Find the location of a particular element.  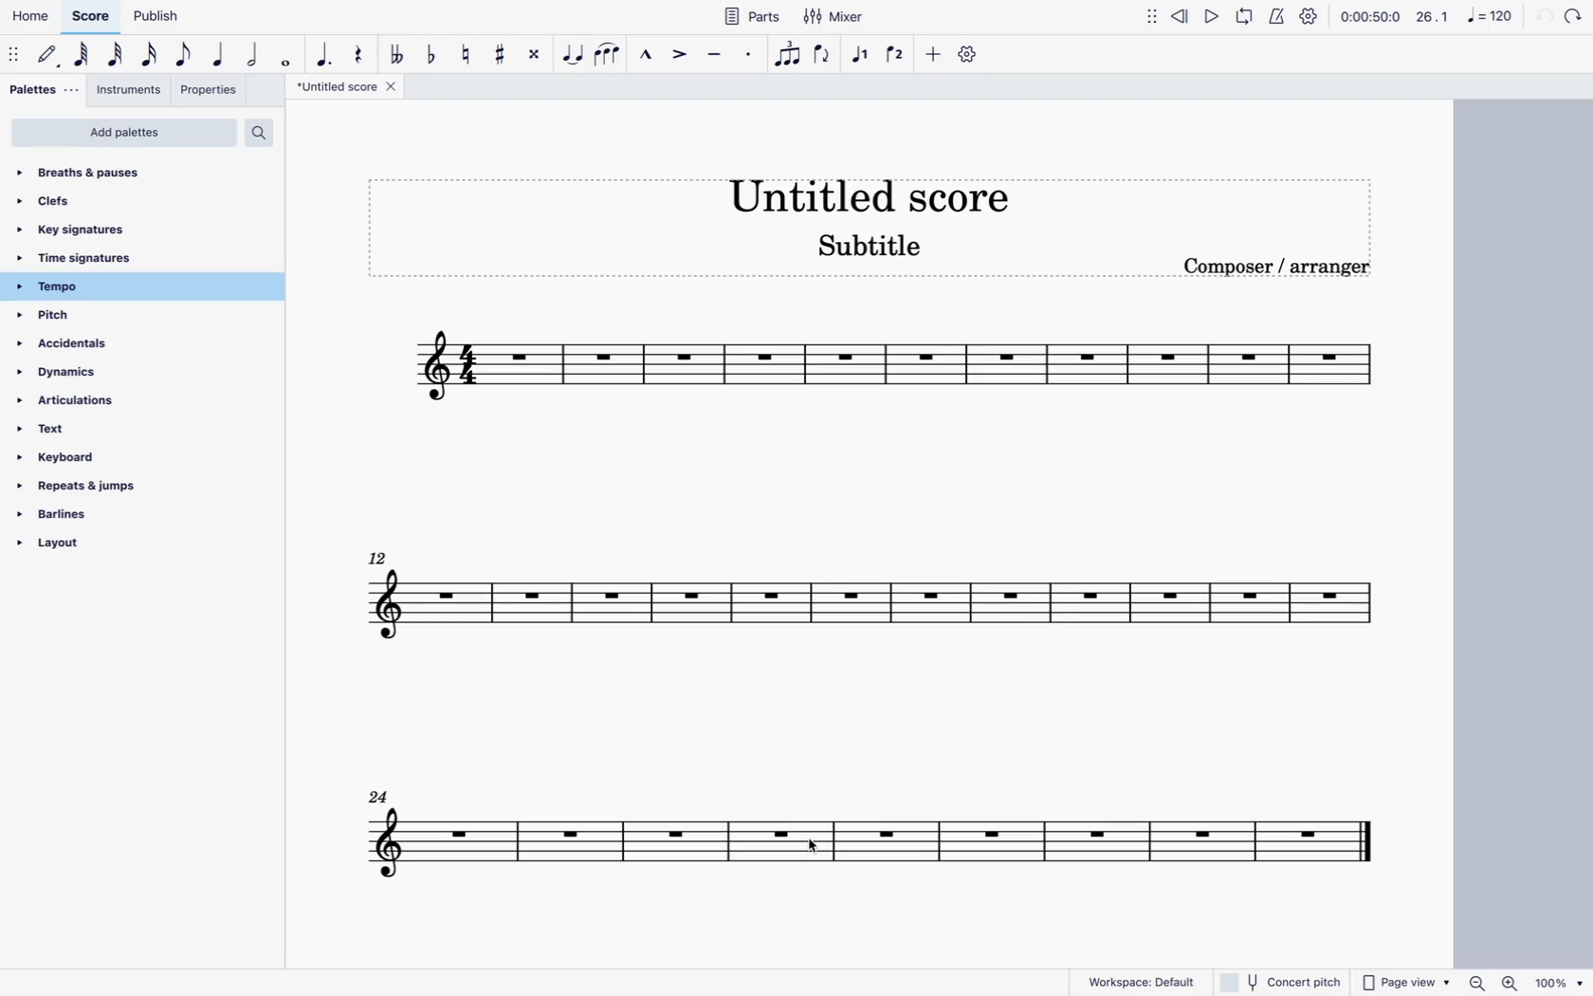

tie is located at coordinates (569, 57).